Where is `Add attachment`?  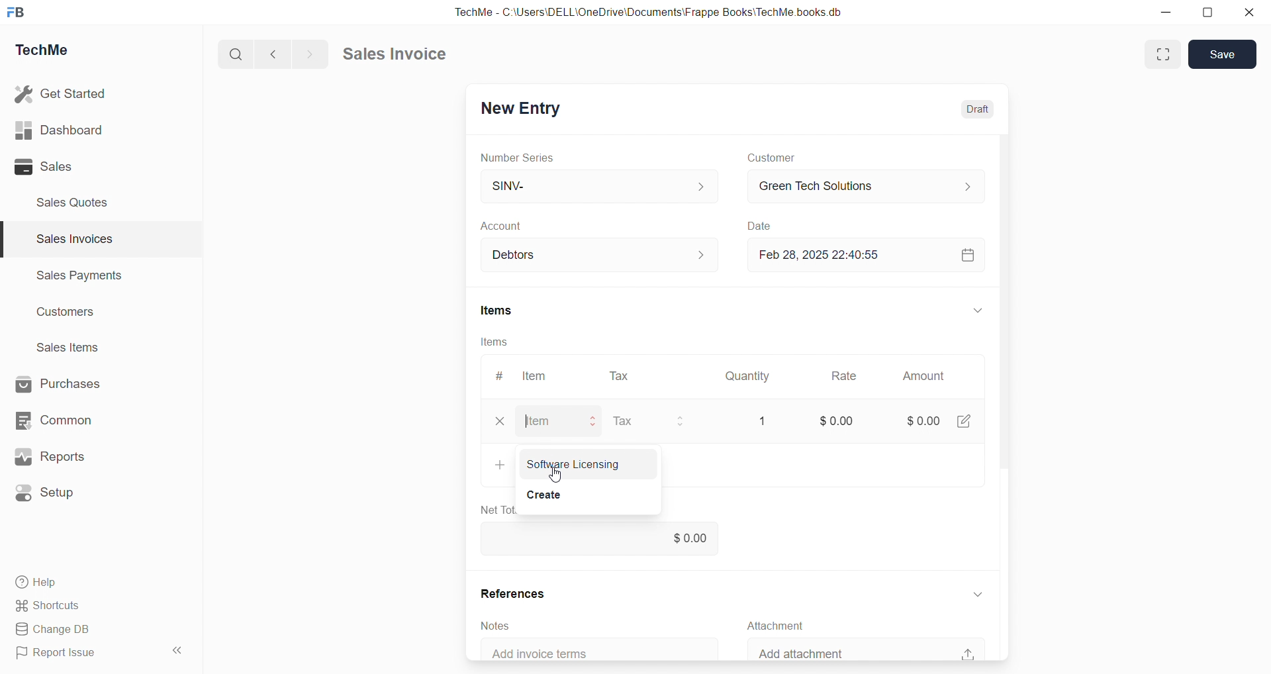
Add attachment is located at coordinates (804, 651).